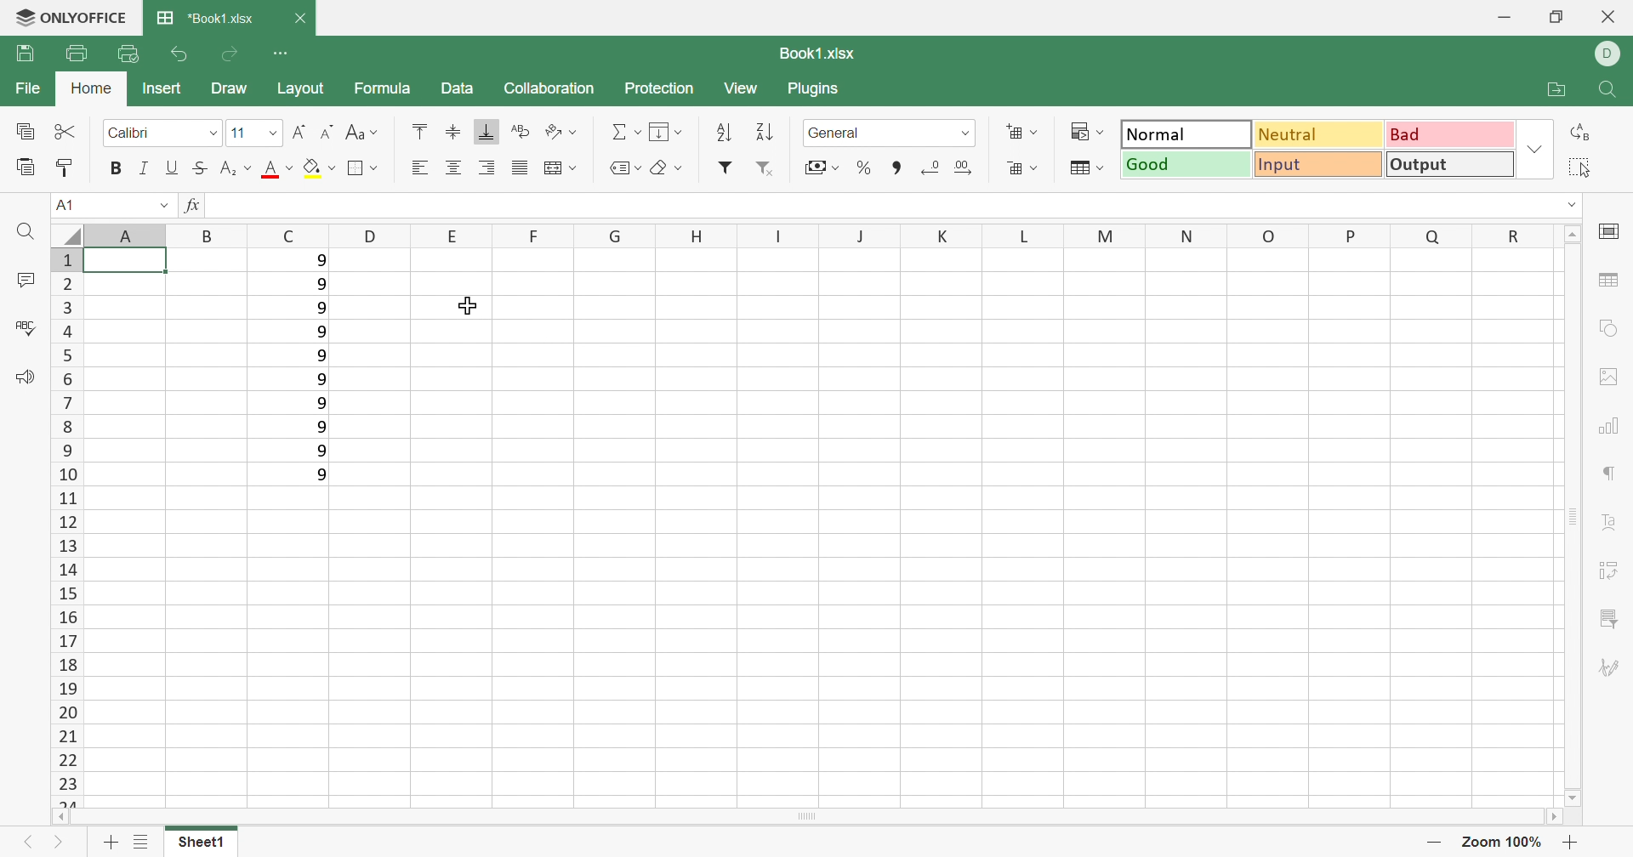  Describe the element at coordinates (321, 329) in the screenshot. I see `9` at that location.